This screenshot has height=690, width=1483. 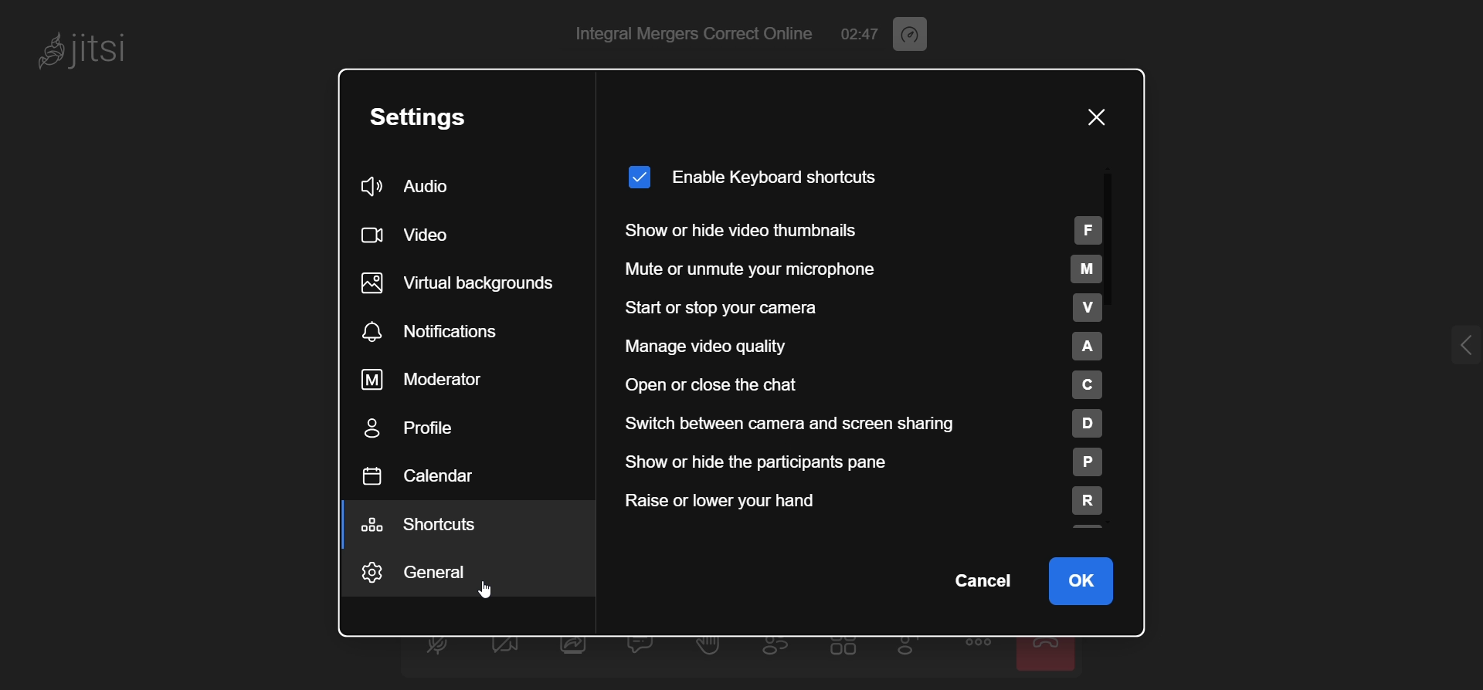 What do you see at coordinates (433, 643) in the screenshot?
I see `unmute your mic` at bounding box center [433, 643].